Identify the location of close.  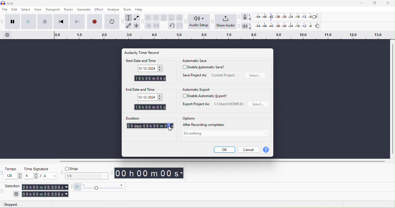
(388, 4).